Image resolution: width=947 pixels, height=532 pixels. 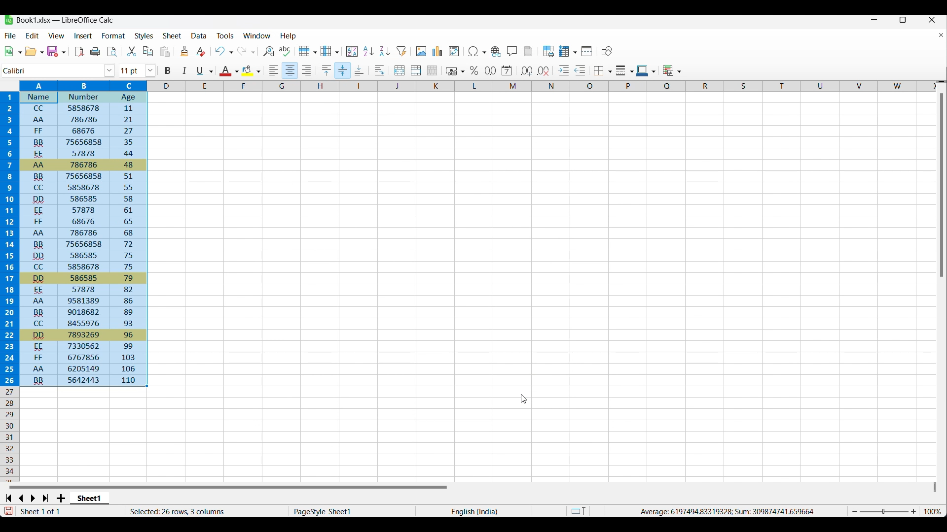 I want to click on Wrap text, so click(x=380, y=70).